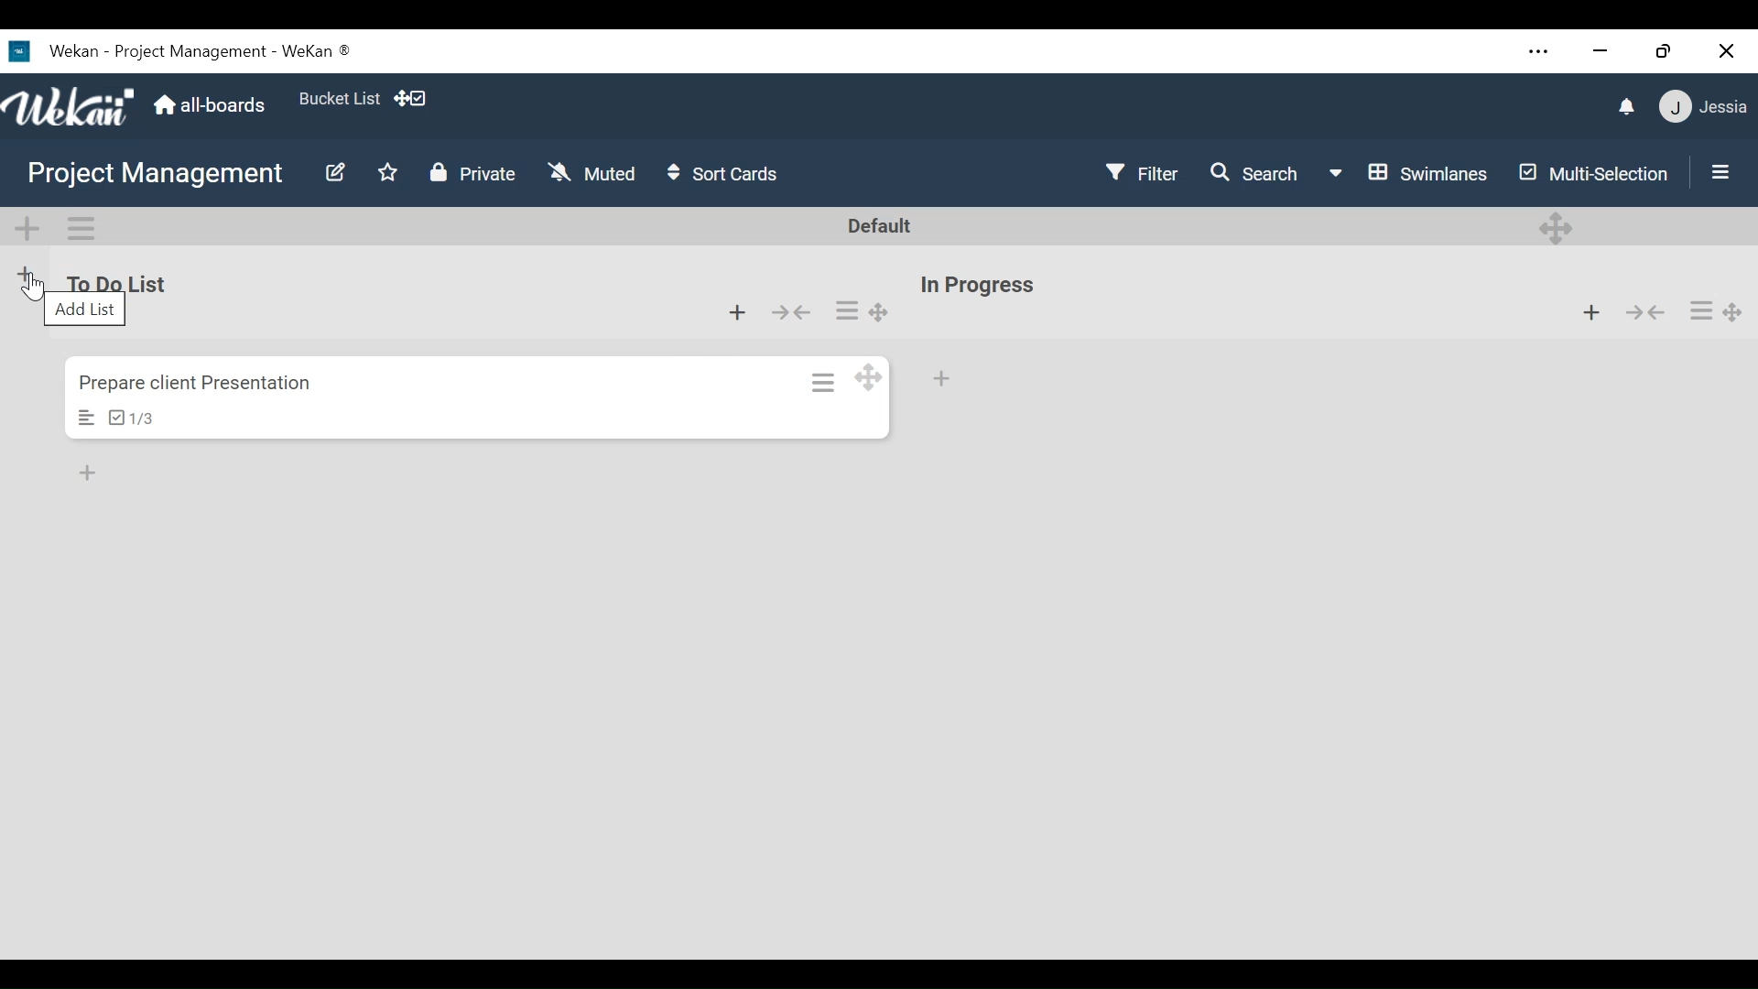 This screenshot has width=1758, height=989. Describe the element at coordinates (976, 286) in the screenshot. I see `List Title` at that location.